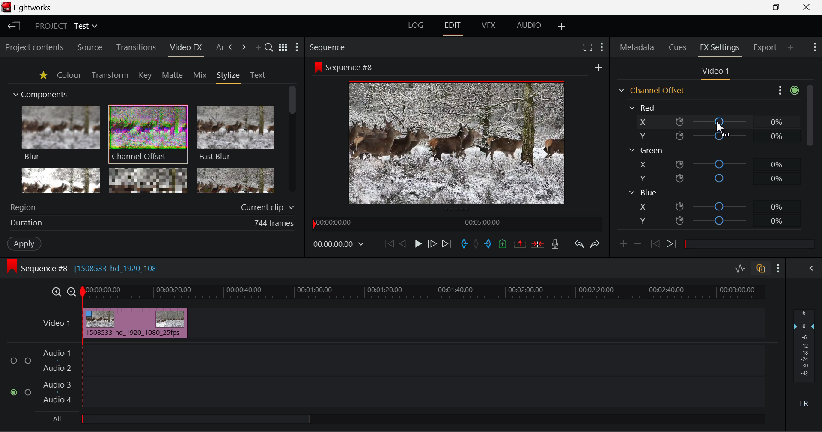 This screenshot has height=432, width=822. Describe the element at coordinates (636, 47) in the screenshot. I see `Metadata Tab` at that location.